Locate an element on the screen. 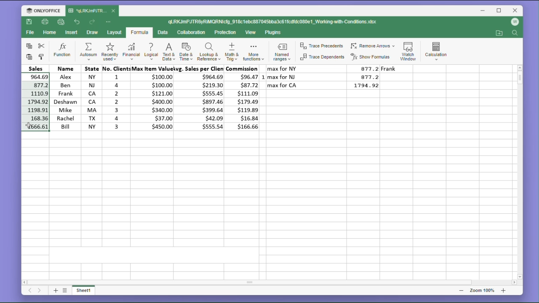 The height and width of the screenshot is (303, 539). add sheet is located at coordinates (55, 290).